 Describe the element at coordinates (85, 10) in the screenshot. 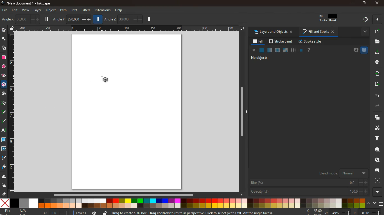

I see `filters` at that location.